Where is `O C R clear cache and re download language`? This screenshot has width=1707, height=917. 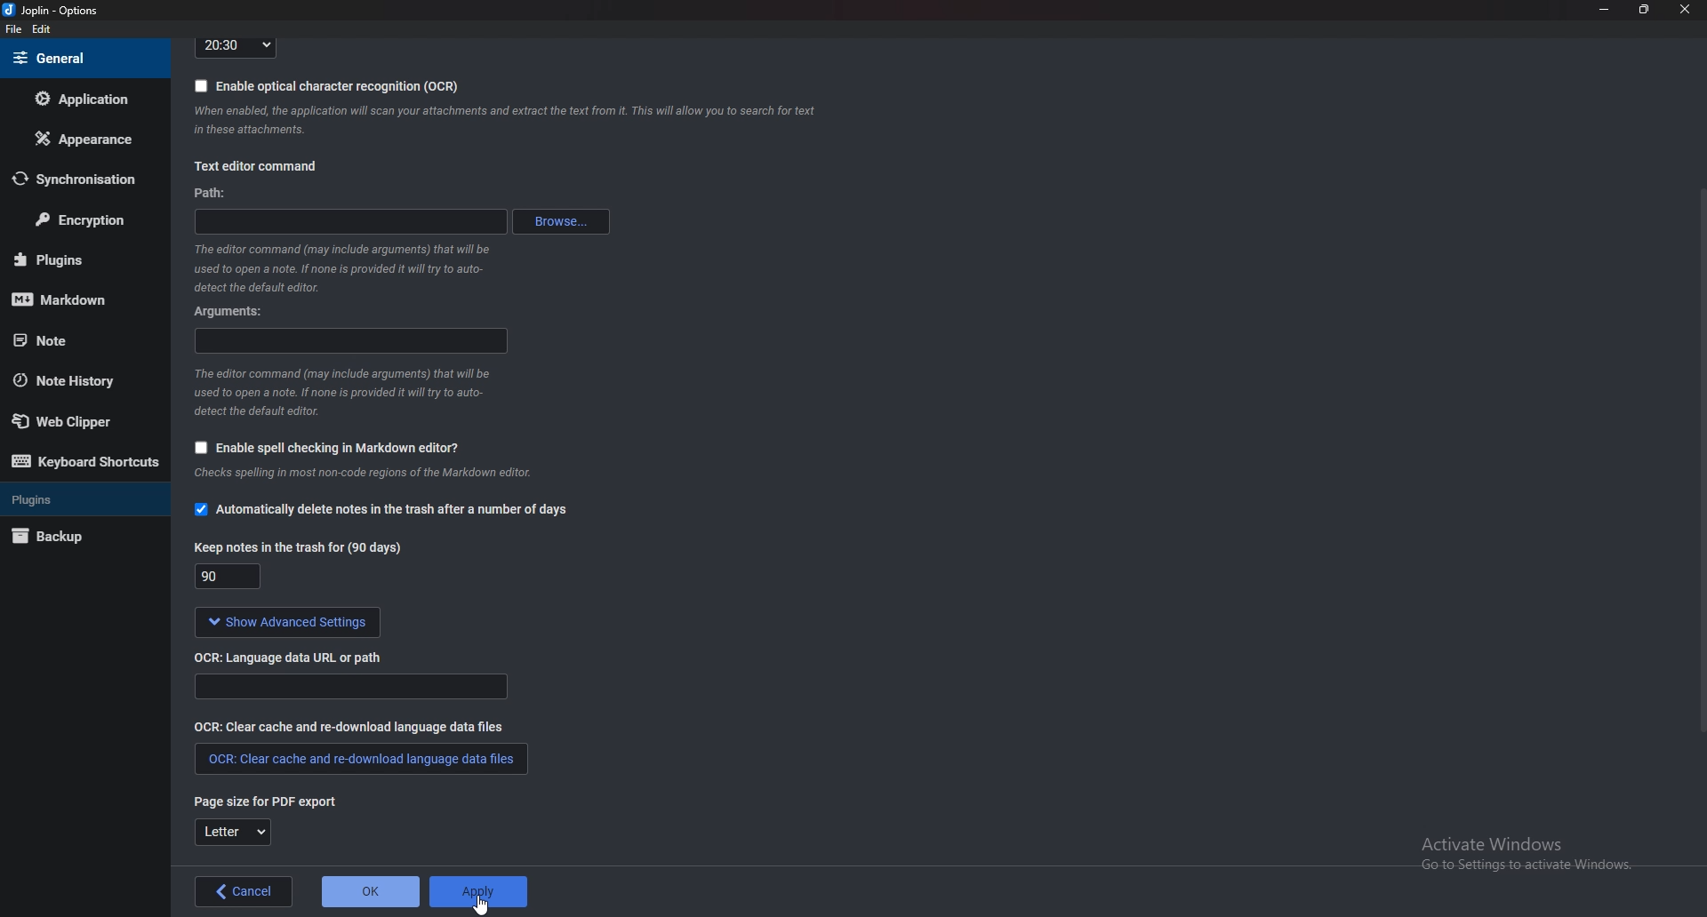 O C R clear cache and re download language is located at coordinates (352, 726).